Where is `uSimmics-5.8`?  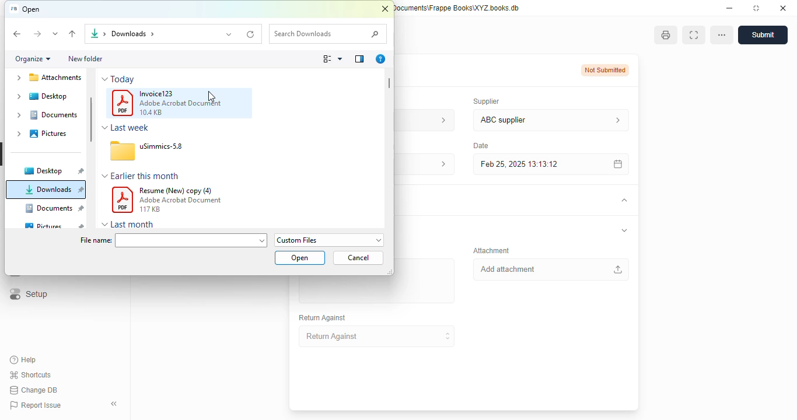 uSimmics-5.8 is located at coordinates (161, 146).